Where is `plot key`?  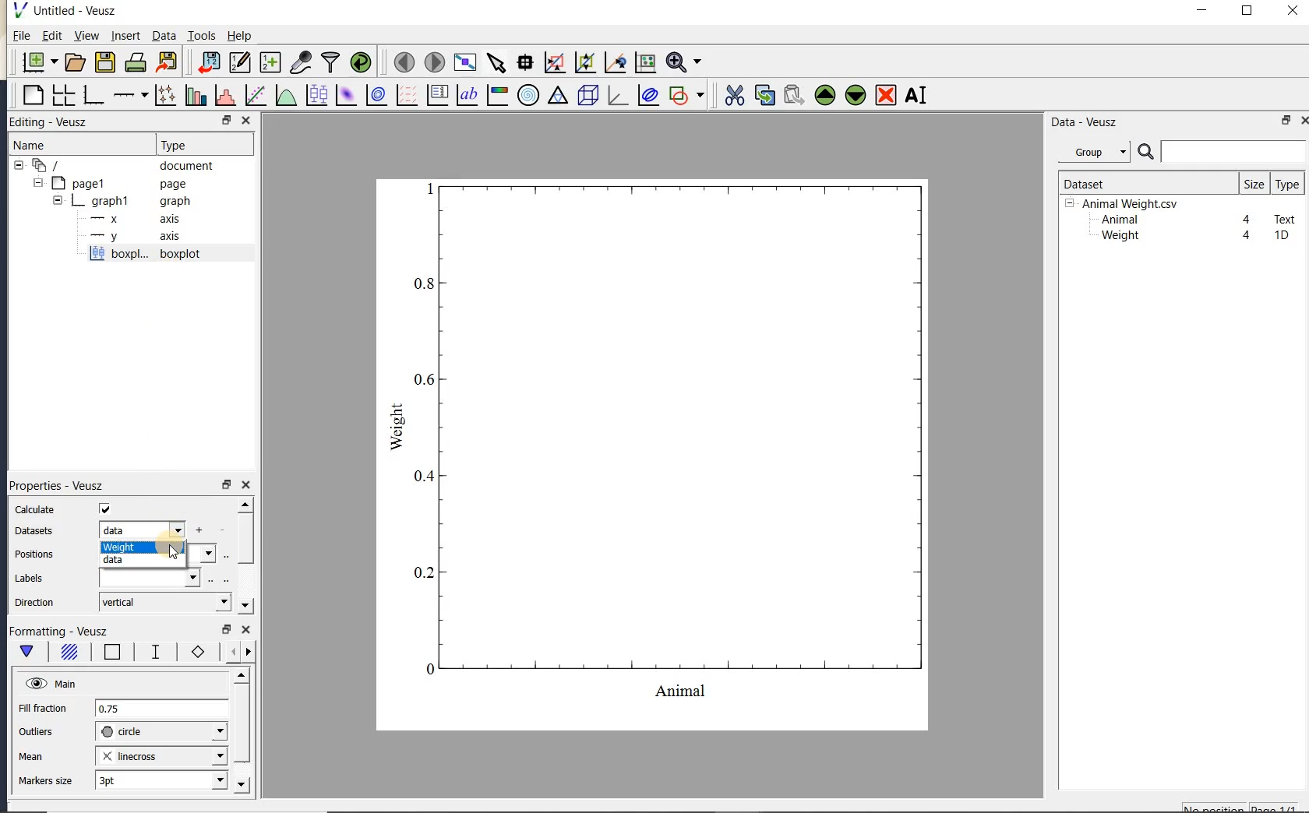 plot key is located at coordinates (436, 95).